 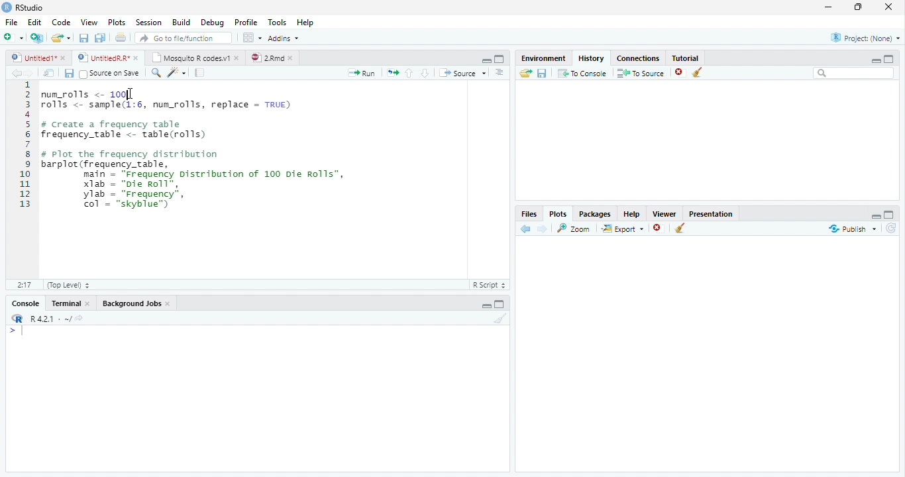 What do you see at coordinates (890, 229) in the screenshot?
I see `Refresh List` at bounding box center [890, 229].